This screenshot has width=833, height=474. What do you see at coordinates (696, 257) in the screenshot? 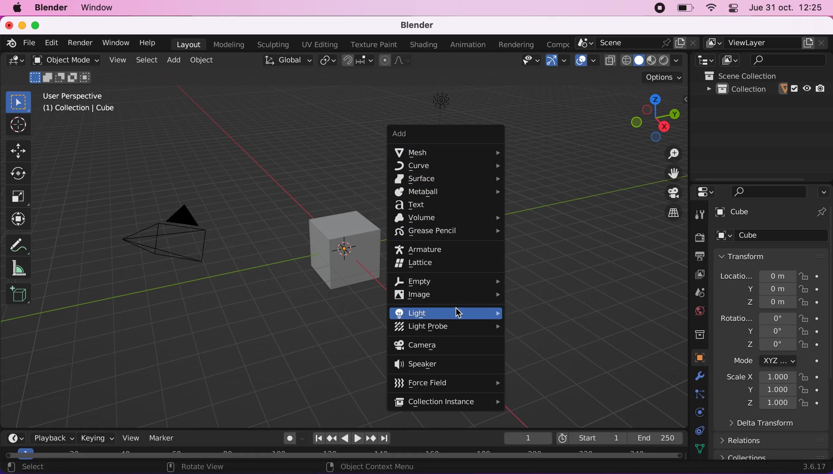
I see `output` at bounding box center [696, 257].